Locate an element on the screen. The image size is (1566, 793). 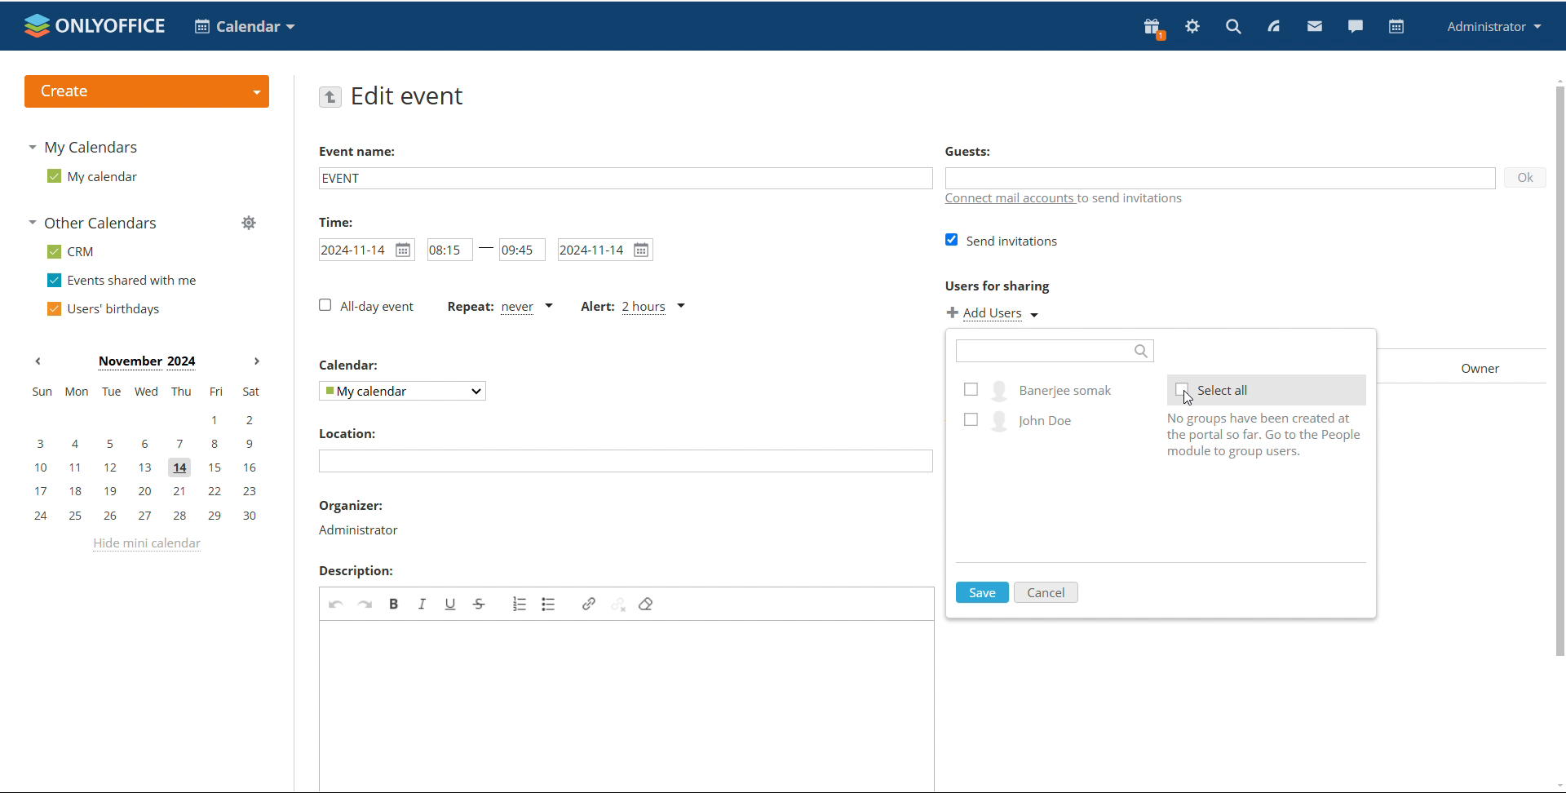
italic is located at coordinates (423, 603).